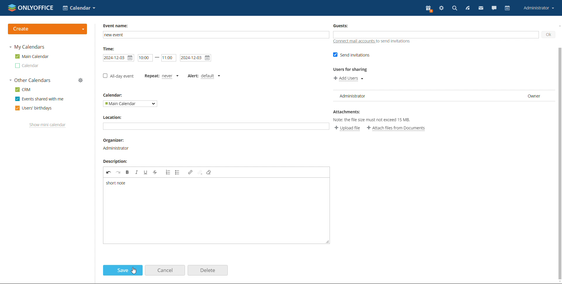 The image size is (562, 284). Describe the element at coordinates (145, 57) in the screenshot. I see `start date` at that location.